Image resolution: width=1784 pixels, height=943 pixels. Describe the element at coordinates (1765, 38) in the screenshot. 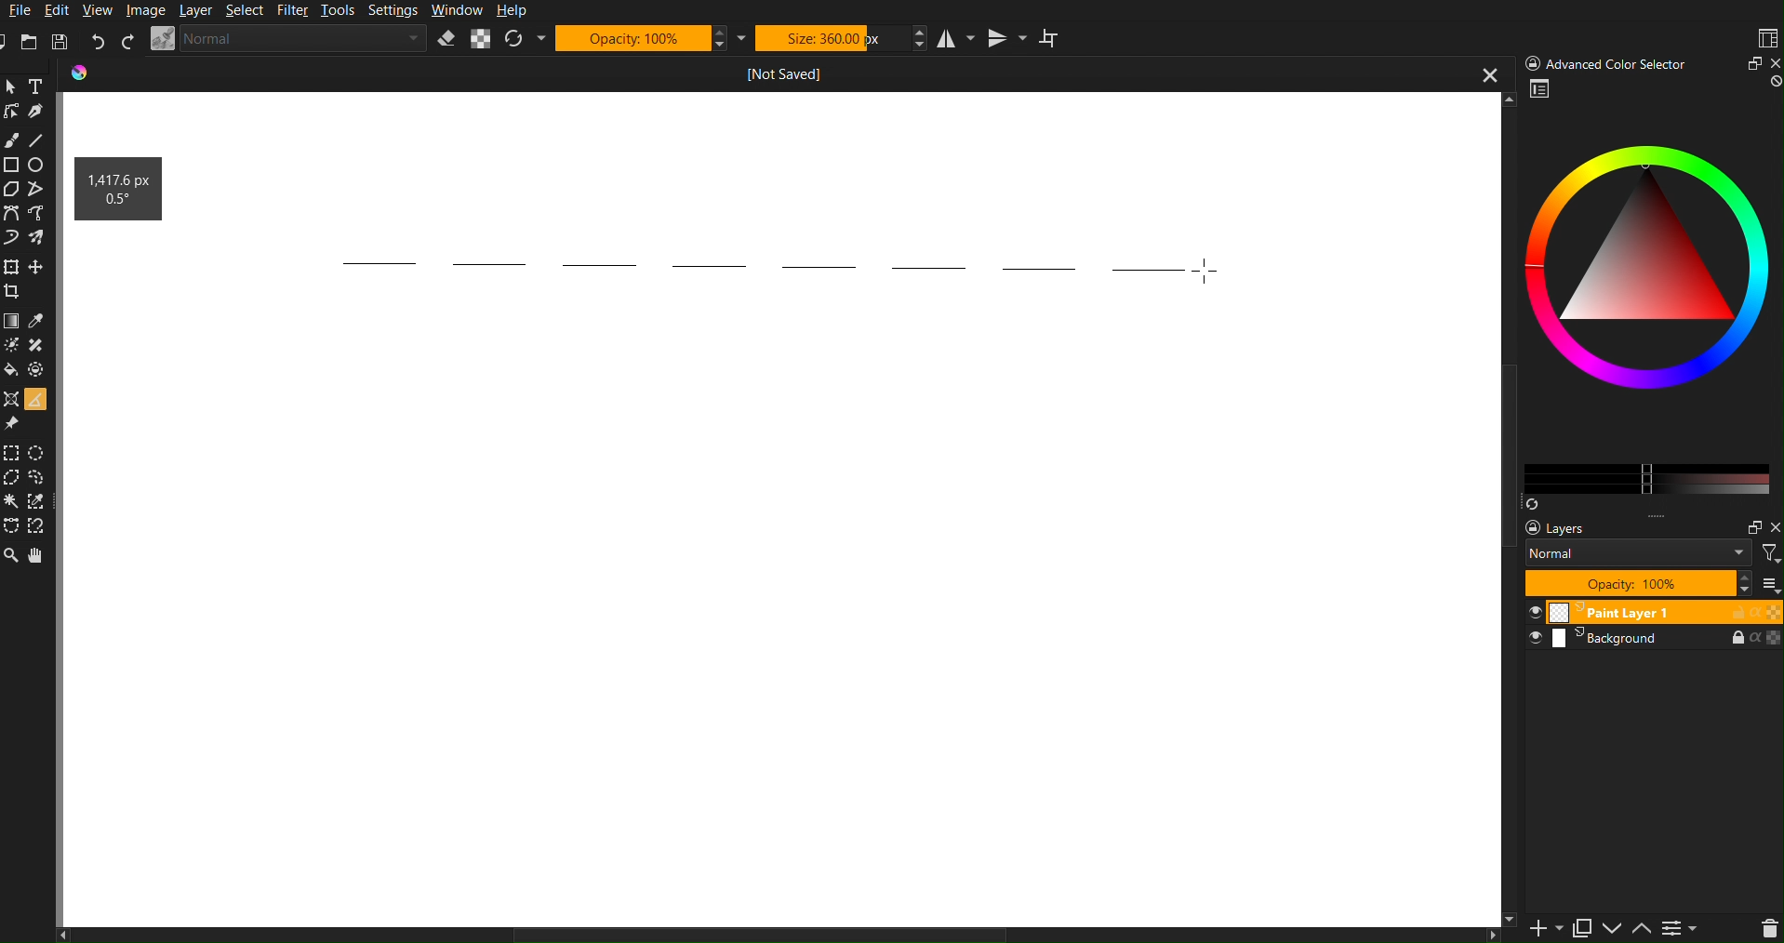

I see `Workspace` at that location.